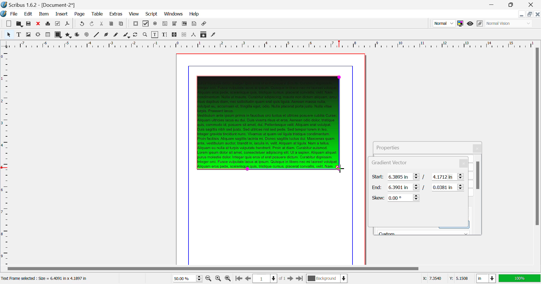 The image size is (541, 284). What do you see at coordinates (194, 35) in the screenshot?
I see `Measurements` at bounding box center [194, 35].